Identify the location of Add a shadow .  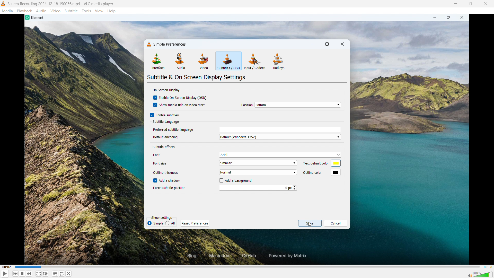
(170, 180).